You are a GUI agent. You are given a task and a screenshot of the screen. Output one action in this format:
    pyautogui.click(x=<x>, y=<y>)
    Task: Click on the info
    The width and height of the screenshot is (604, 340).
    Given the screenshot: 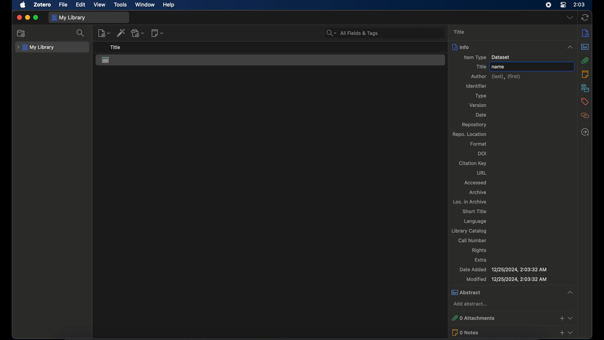 What is the action you would take?
    pyautogui.click(x=512, y=47)
    